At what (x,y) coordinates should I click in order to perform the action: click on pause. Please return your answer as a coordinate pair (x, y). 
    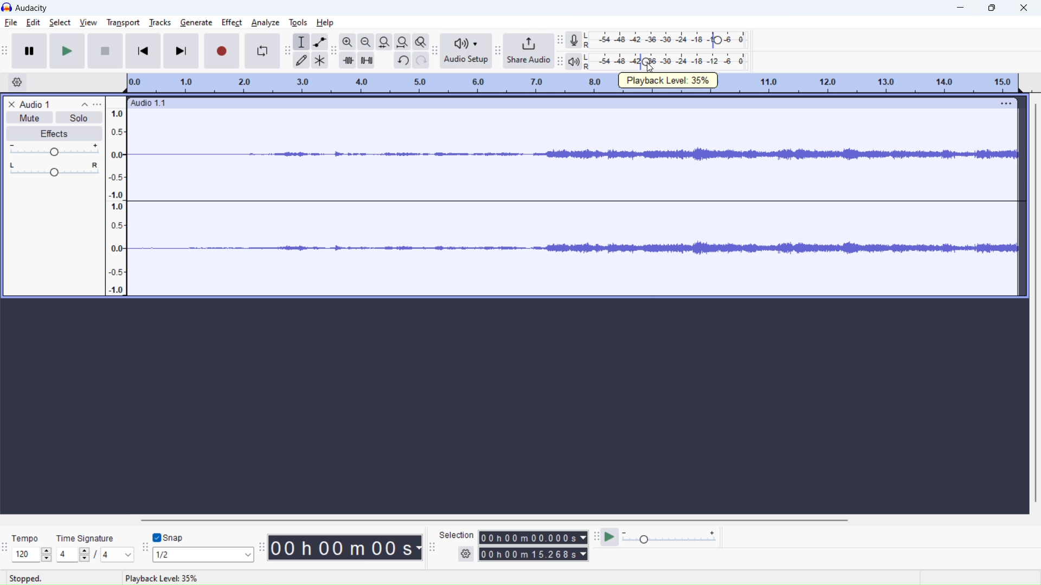
    Looking at the image, I should click on (29, 50).